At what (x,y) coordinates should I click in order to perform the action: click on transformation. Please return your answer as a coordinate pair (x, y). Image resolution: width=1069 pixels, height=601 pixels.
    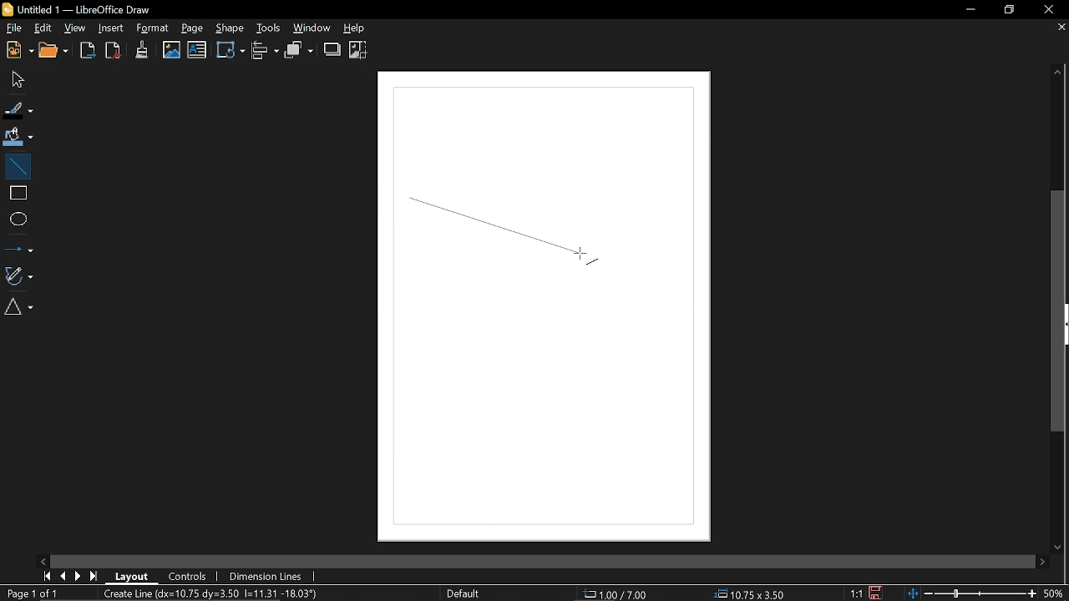
    Looking at the image, I should click on (229, 52).